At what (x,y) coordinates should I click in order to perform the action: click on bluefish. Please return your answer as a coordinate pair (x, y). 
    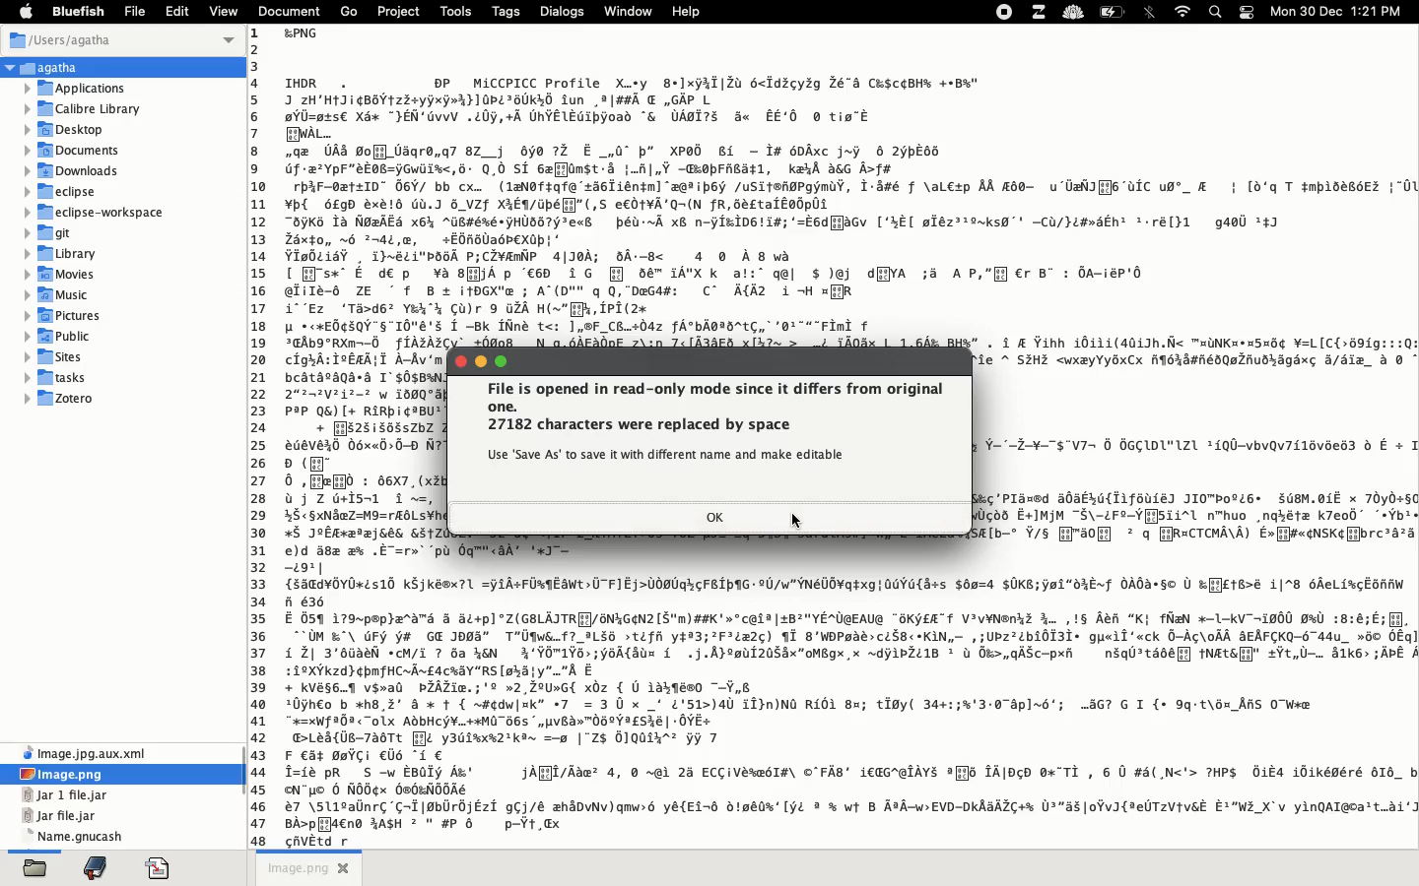
    Looking at the image, I should click on (78, 12).